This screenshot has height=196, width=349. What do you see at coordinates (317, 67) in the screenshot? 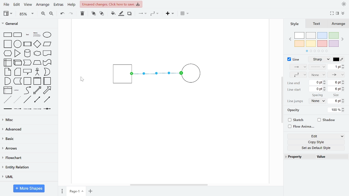
I see `pattern` at bounding box center [317, 67].